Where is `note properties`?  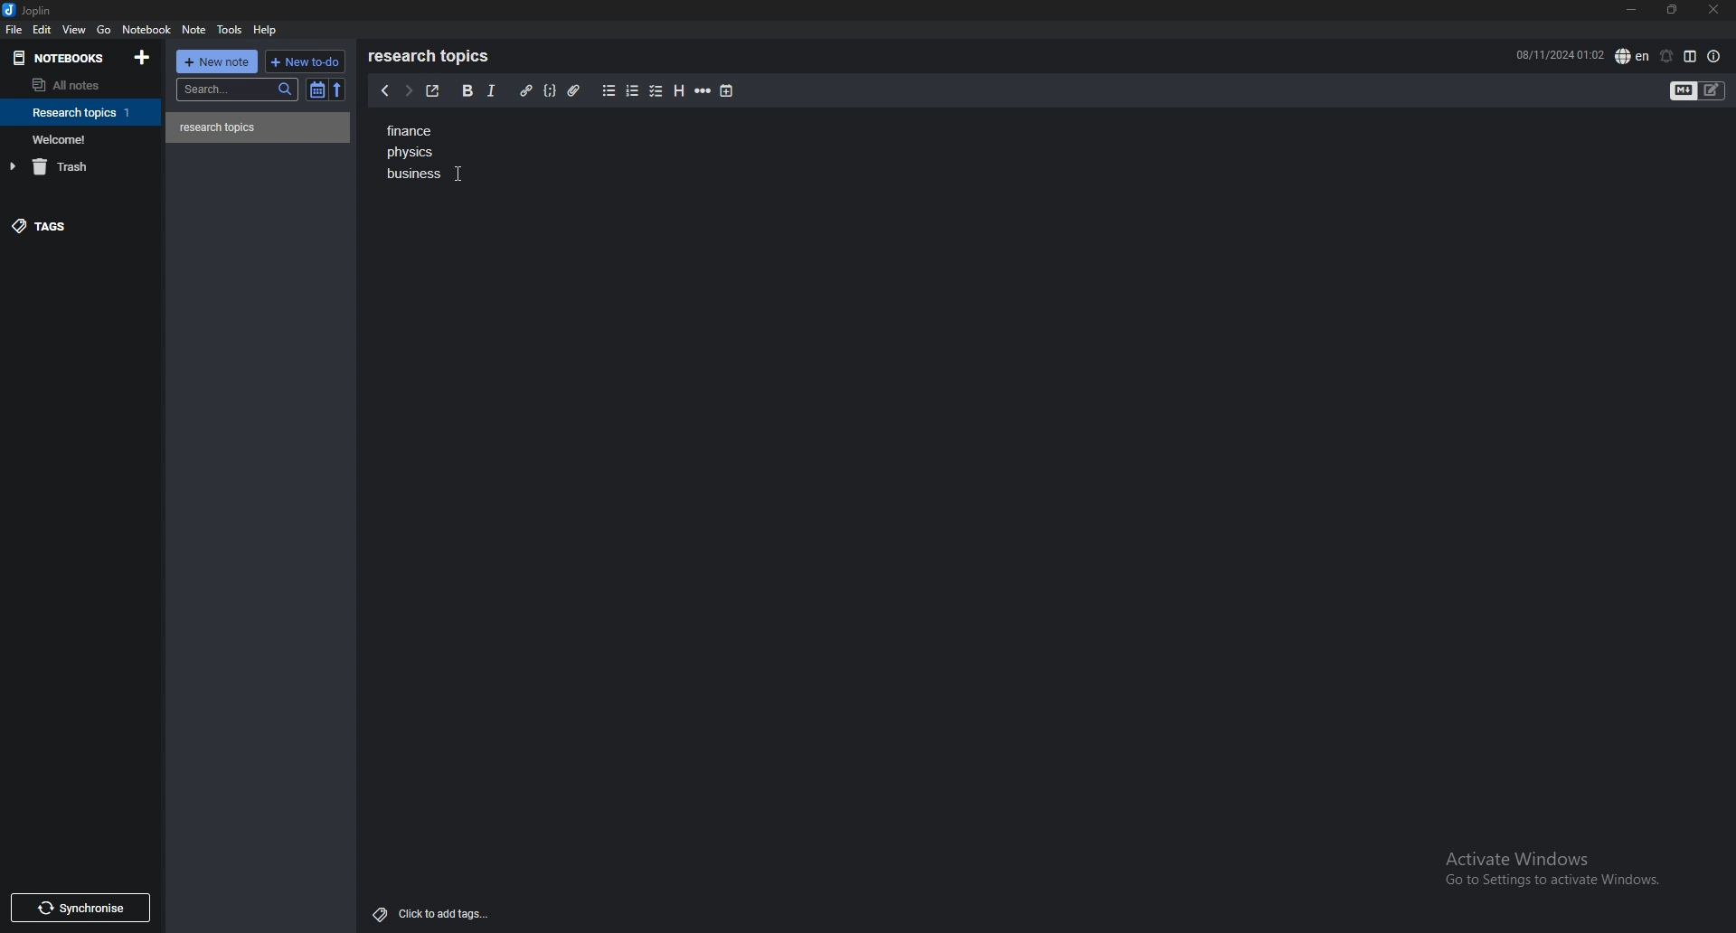
note properties is located at coordinates (1714, 56).